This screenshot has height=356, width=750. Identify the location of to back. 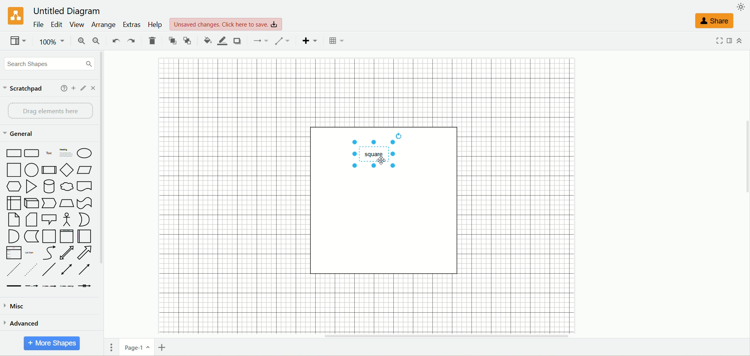
(187, 41).